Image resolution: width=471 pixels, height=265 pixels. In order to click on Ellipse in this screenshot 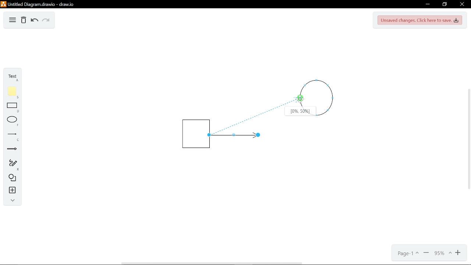, I will do `click(11, 121)`.